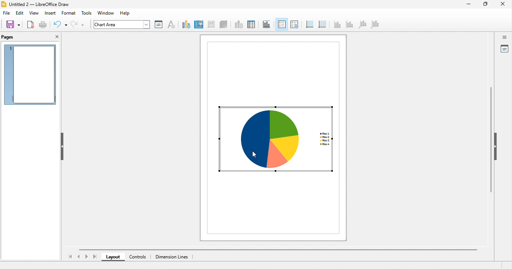  Describe the element at coordinates (504, 49) in the screenshot. I see `properties` at that location.